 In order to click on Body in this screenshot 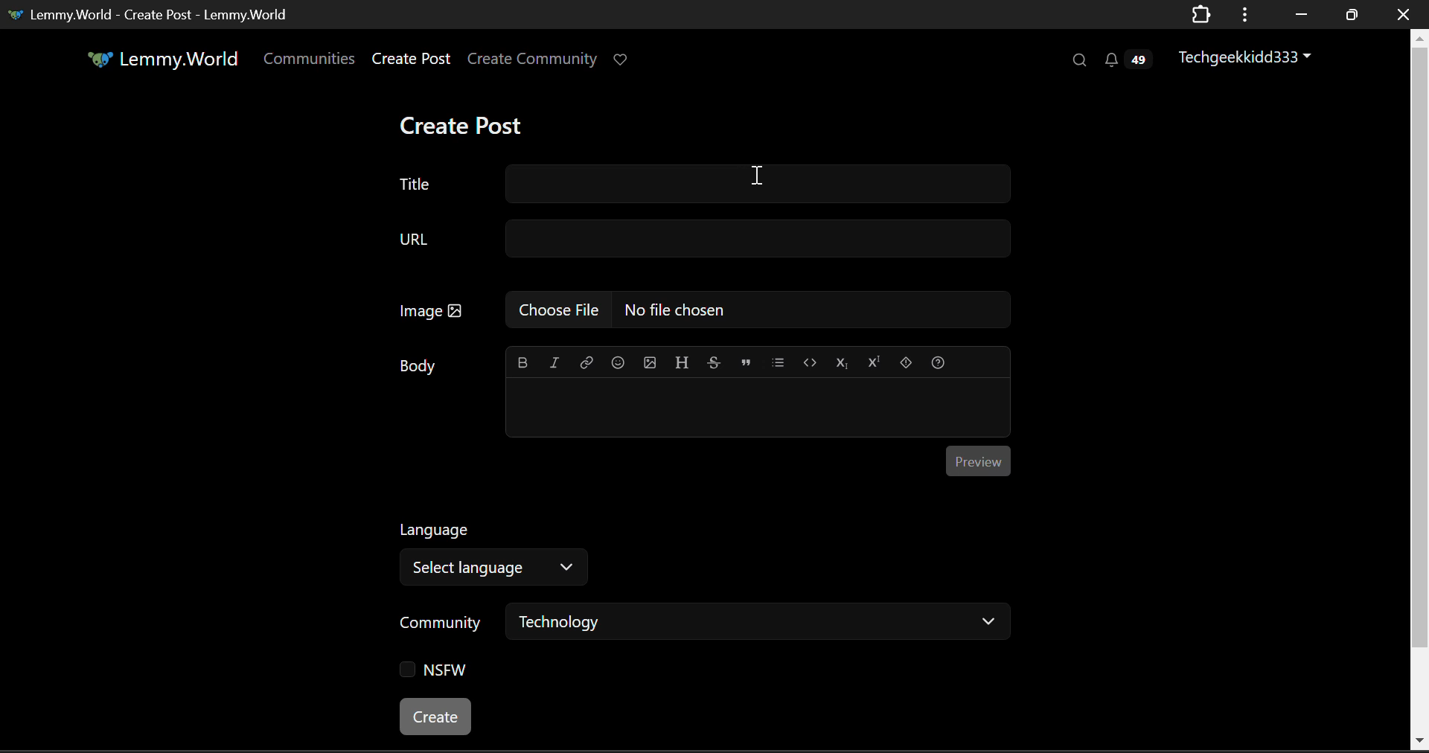, I will do `click(418, 367)`.